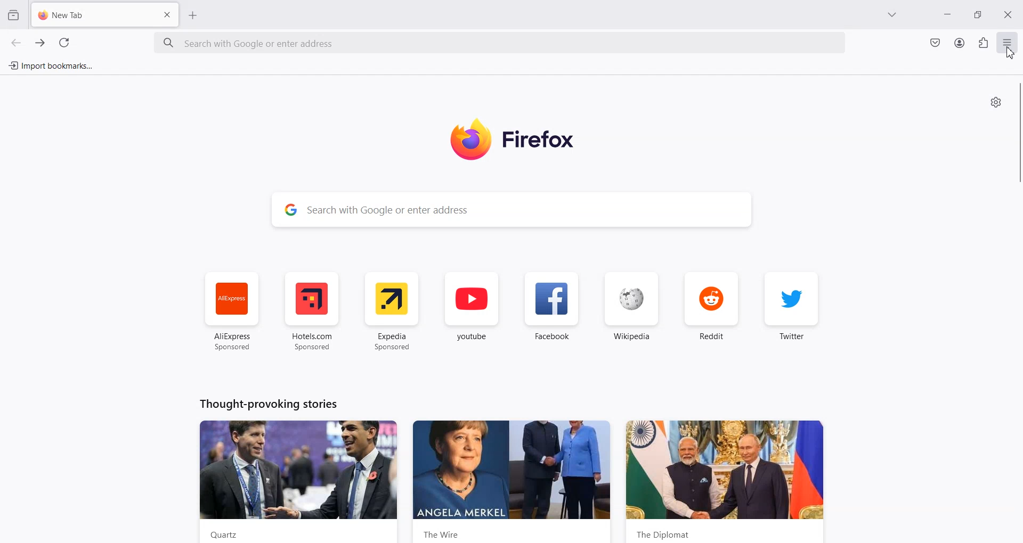 The width and height of the screenshot is (1023, 543). I want to click on Twitter, so click(792, 309).